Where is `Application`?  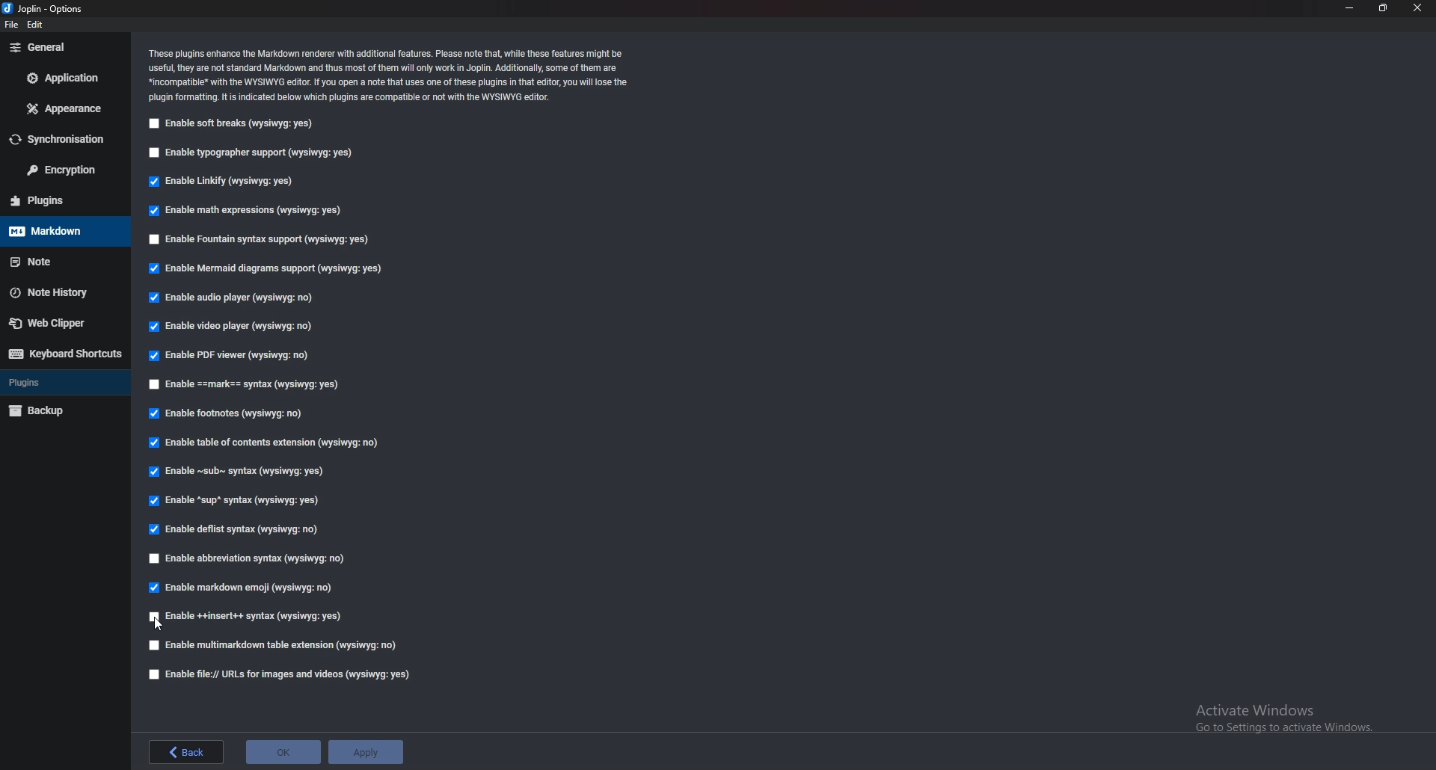 Application is located at coordinates (64, 78).